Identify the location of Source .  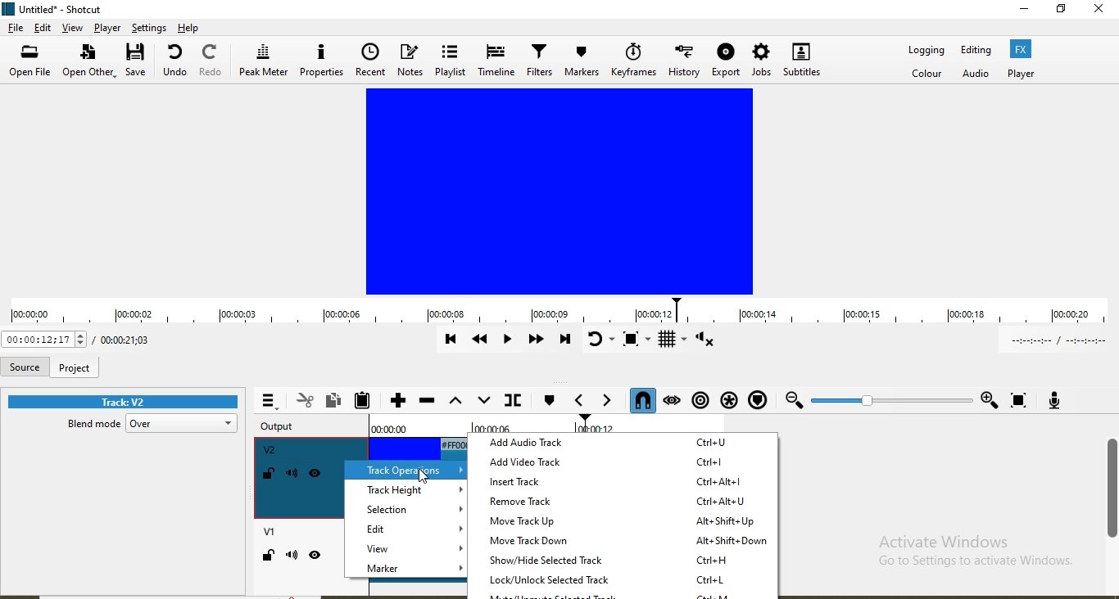
(24, 367).